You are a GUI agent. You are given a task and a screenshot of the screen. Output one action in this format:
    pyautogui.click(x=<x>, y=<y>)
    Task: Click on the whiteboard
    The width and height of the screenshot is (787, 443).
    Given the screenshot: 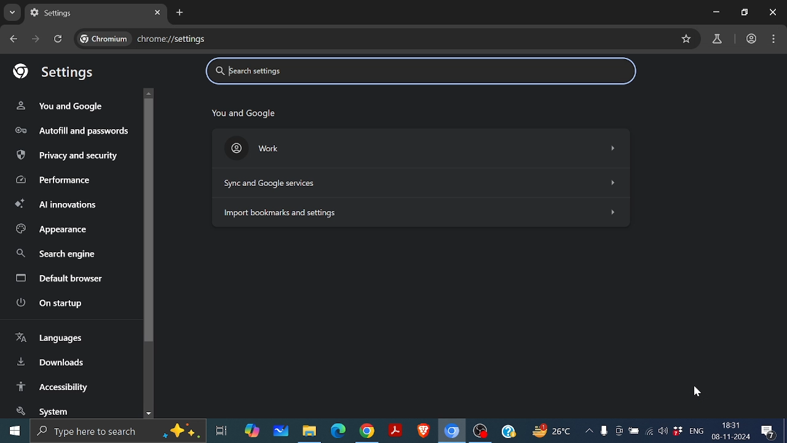 What is the action you would take?
    pyautogui.click(x=281, y=431)
    